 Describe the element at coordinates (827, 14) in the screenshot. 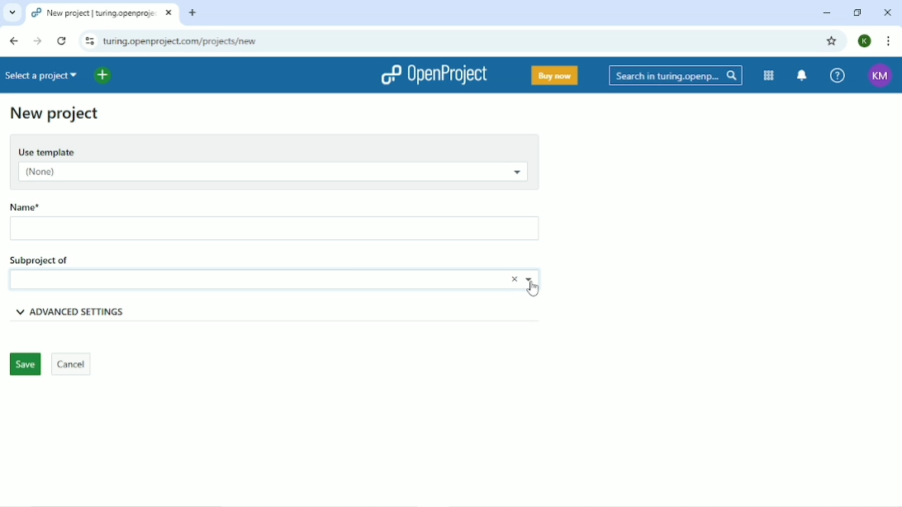

I see `Minimize` at that location.